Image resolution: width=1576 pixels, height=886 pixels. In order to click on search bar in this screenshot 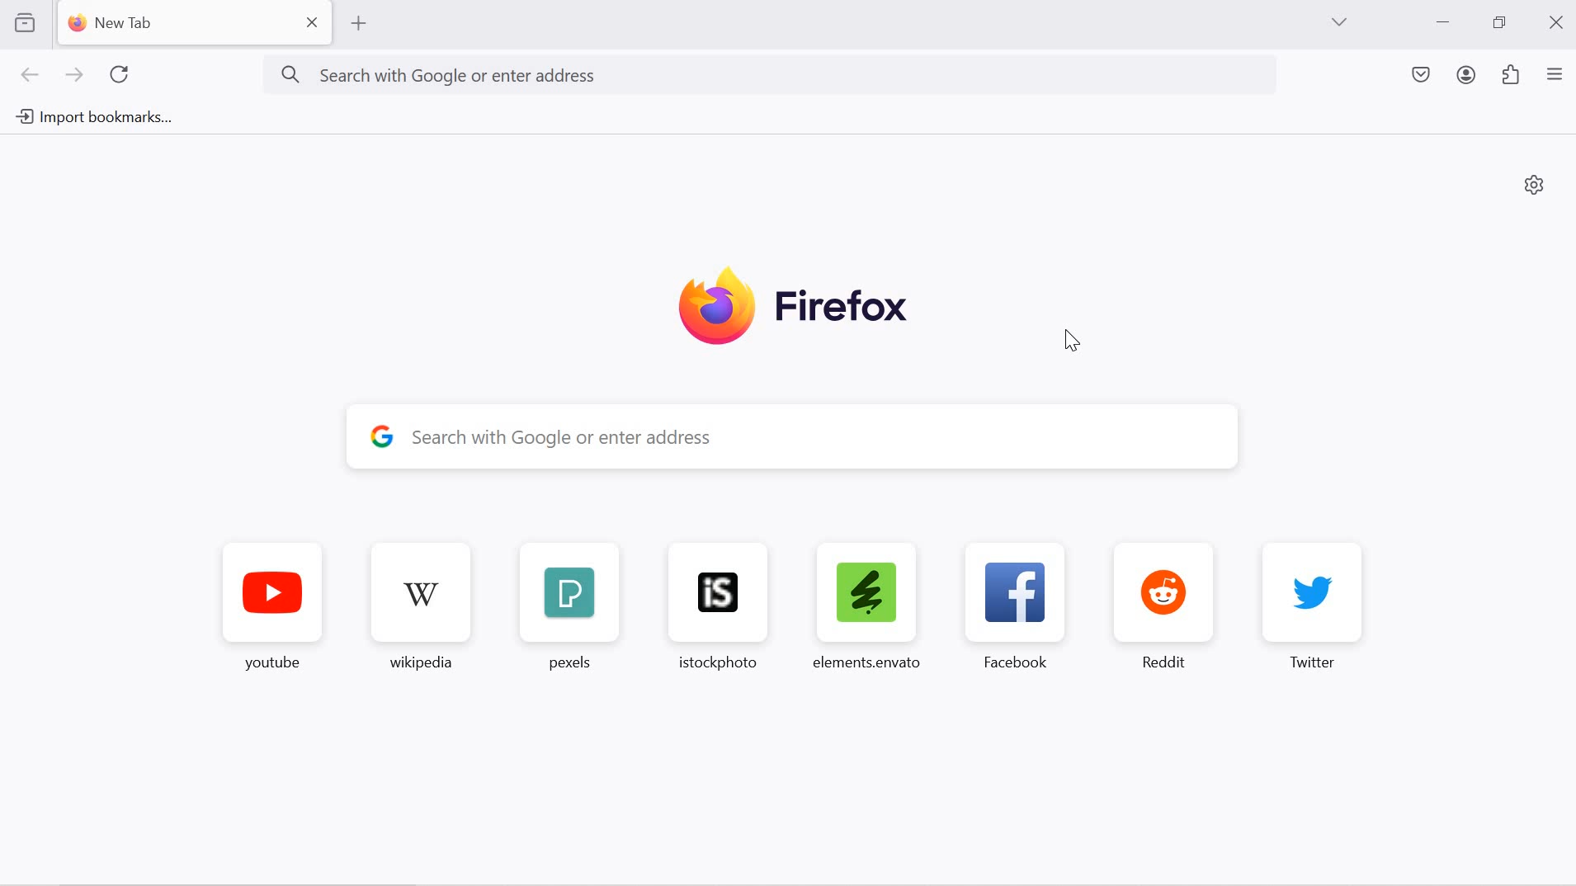, I will do `click(824, 441)`.